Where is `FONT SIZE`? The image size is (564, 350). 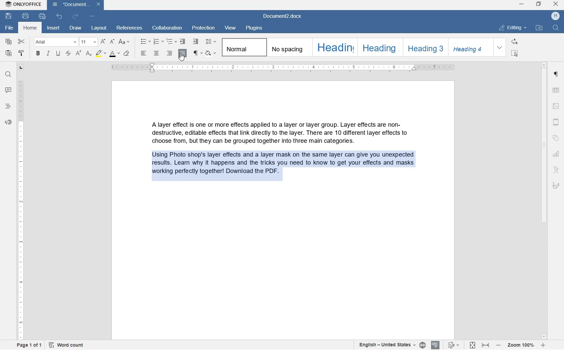 FONT SIZE is located at coordinates (115, 54).